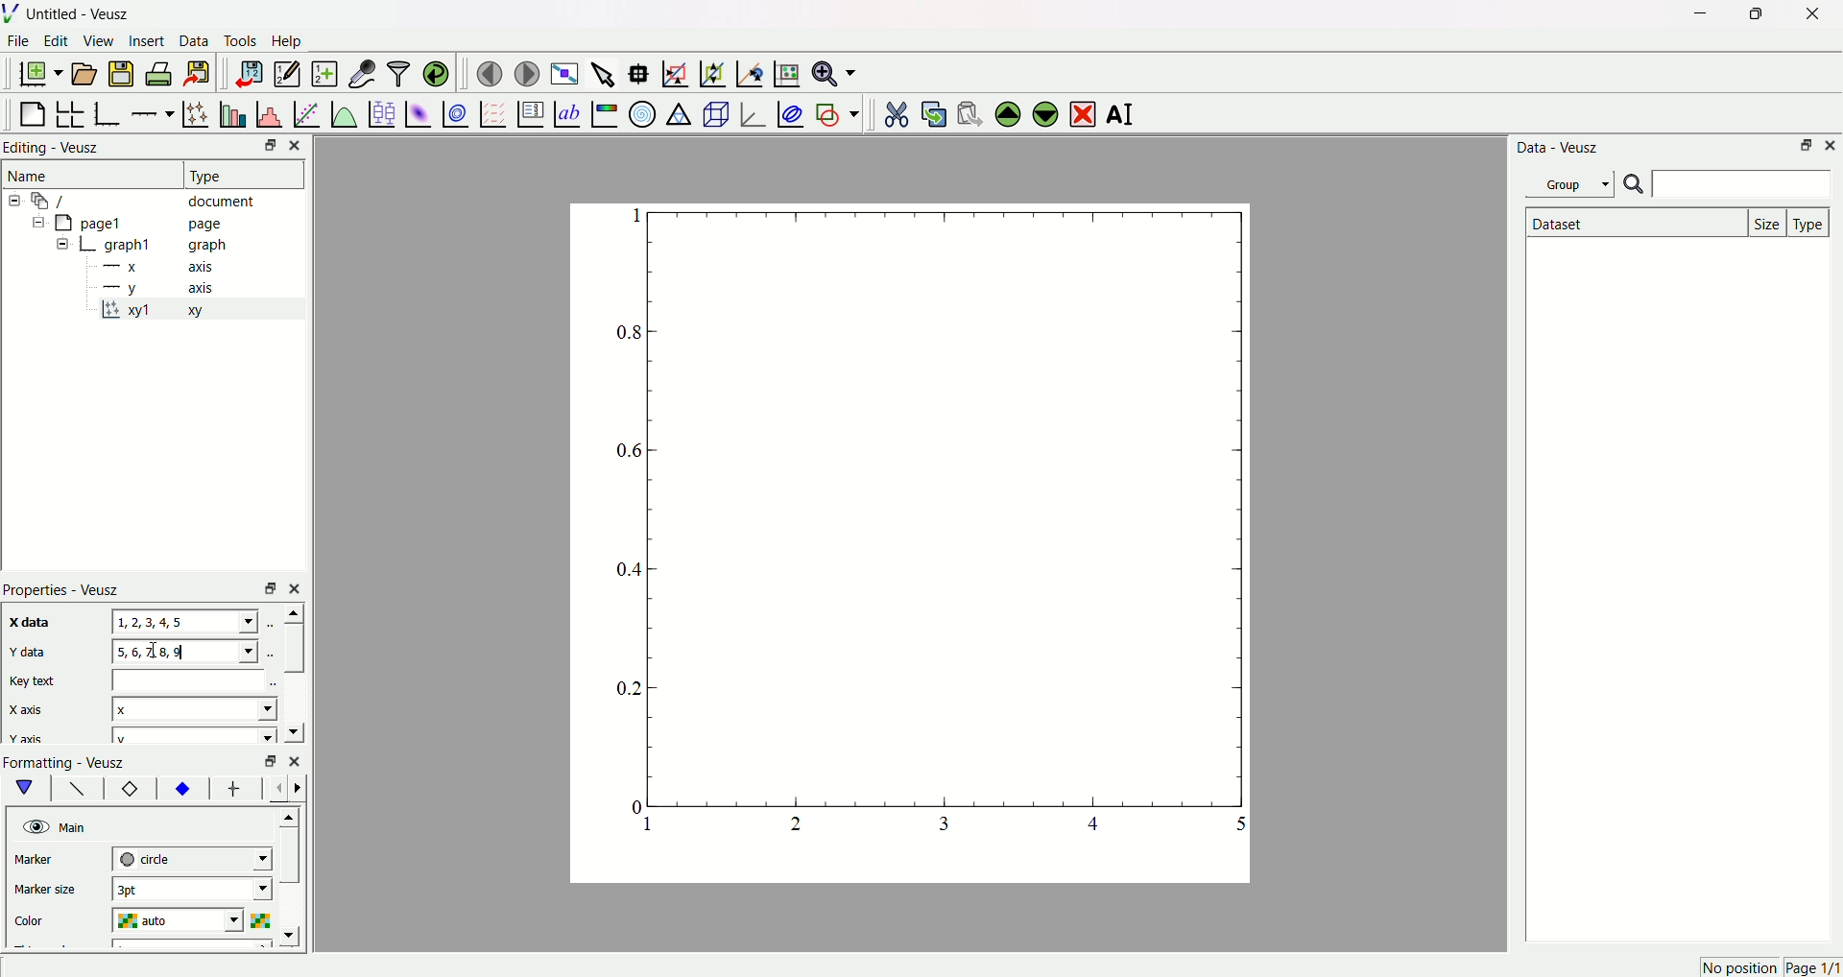  Describe the element at coordinates (291, 861) in the screenshot. I see `scroll bar` at that location.